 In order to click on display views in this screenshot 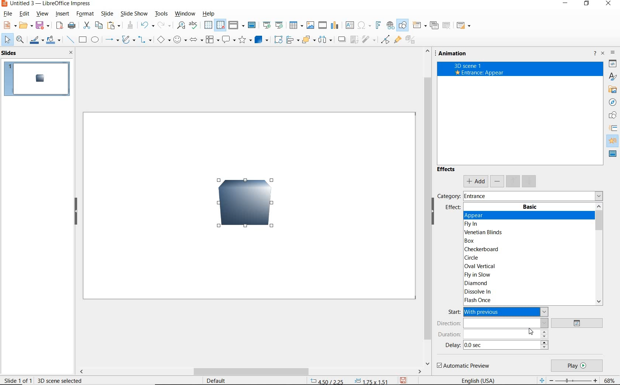, I will do `click(237, 25)`.